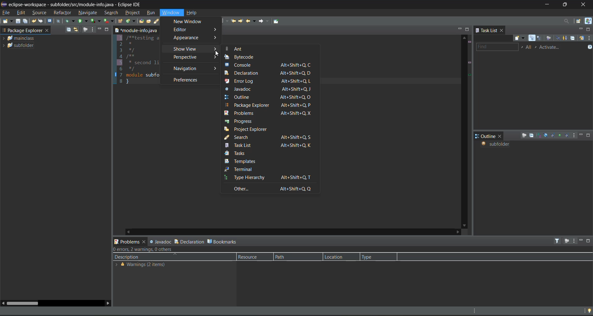 Image resolution: width=593 pixels, height=316 pixels. Describe the element at coordinates (133, 12) in the screenshot. I see `project` at that location.